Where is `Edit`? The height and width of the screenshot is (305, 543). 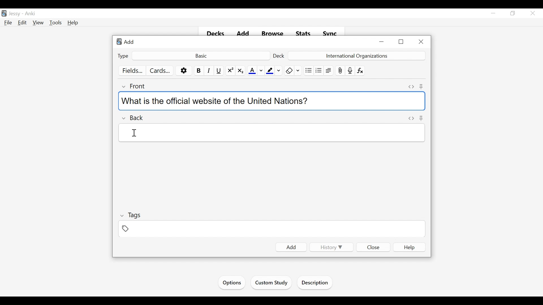
Edit is located at coordinates (23, 22).